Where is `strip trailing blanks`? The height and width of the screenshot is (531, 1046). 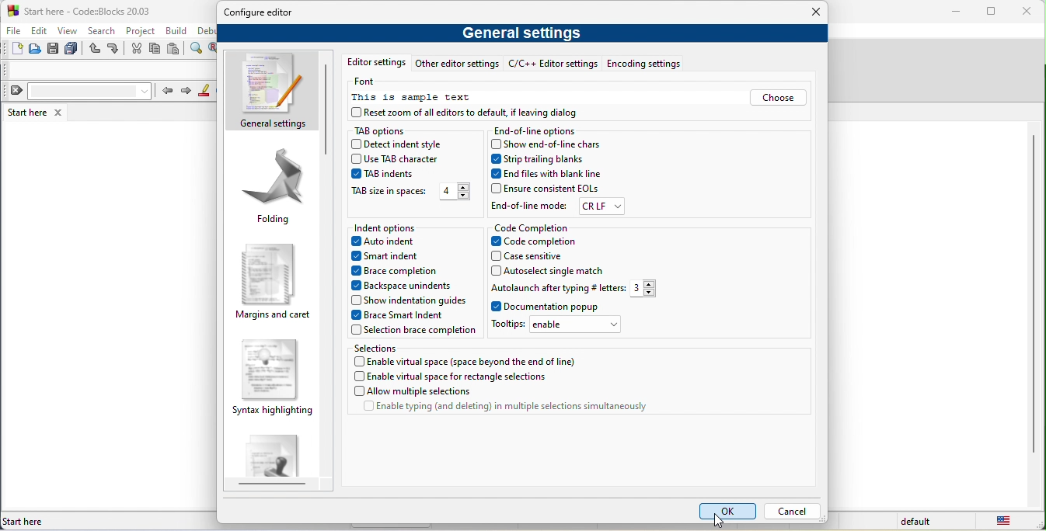 strip trailing blanks is located at coordinates (554, 159).